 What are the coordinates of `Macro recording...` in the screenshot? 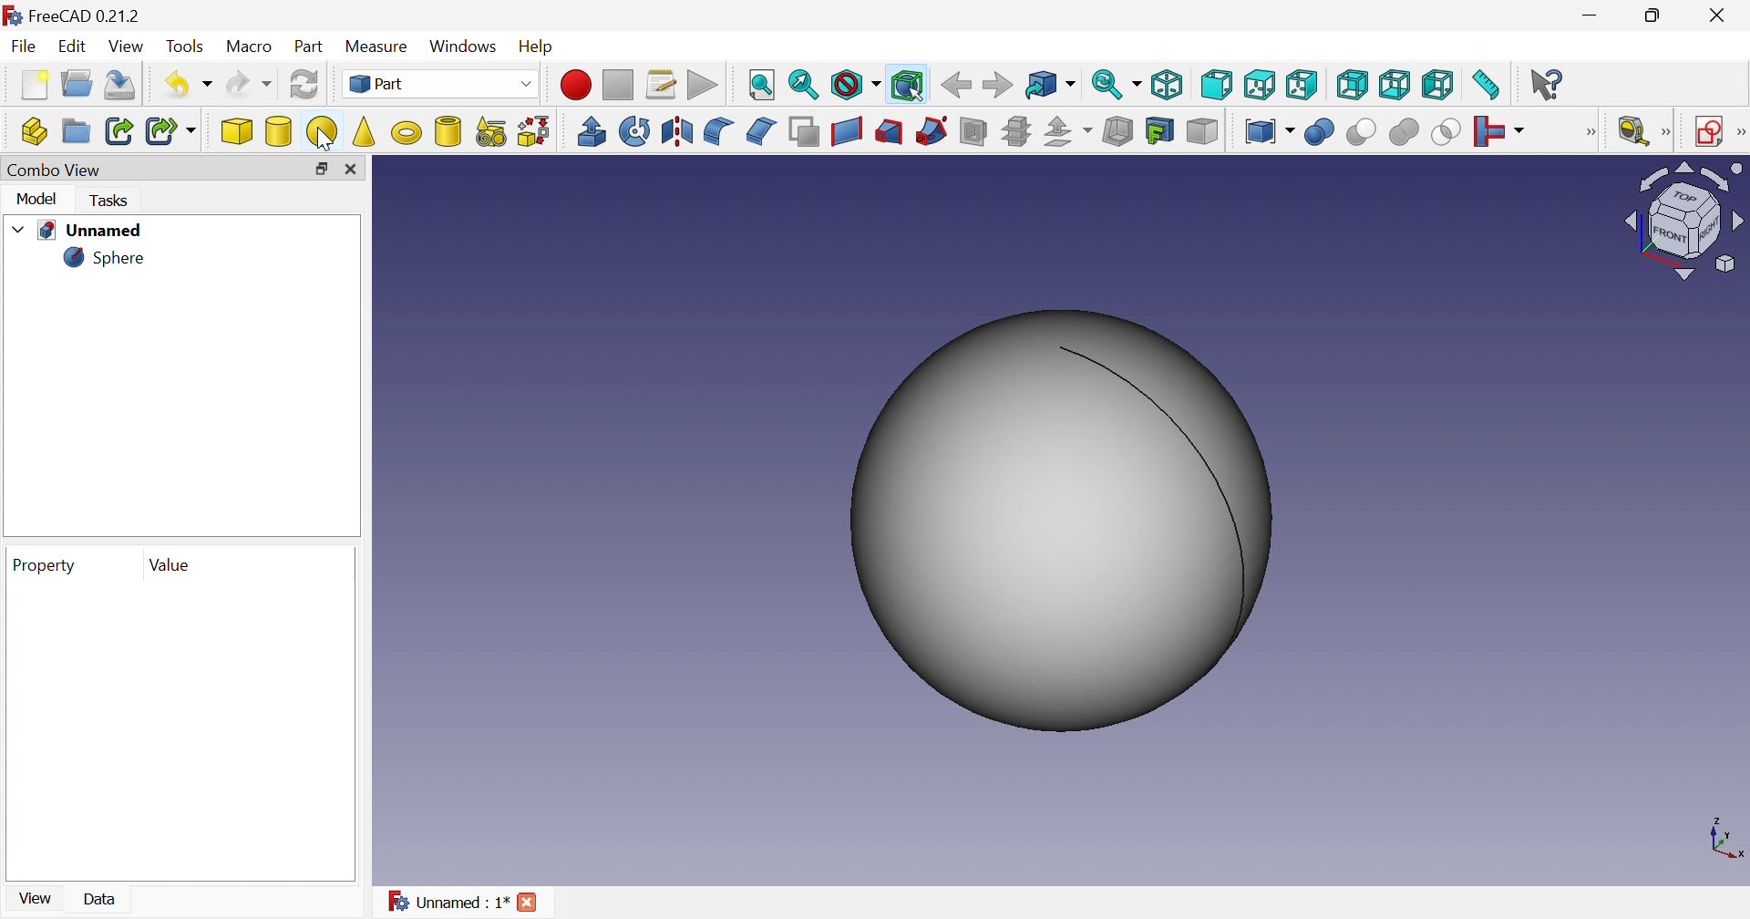 It's located at (575, 86).